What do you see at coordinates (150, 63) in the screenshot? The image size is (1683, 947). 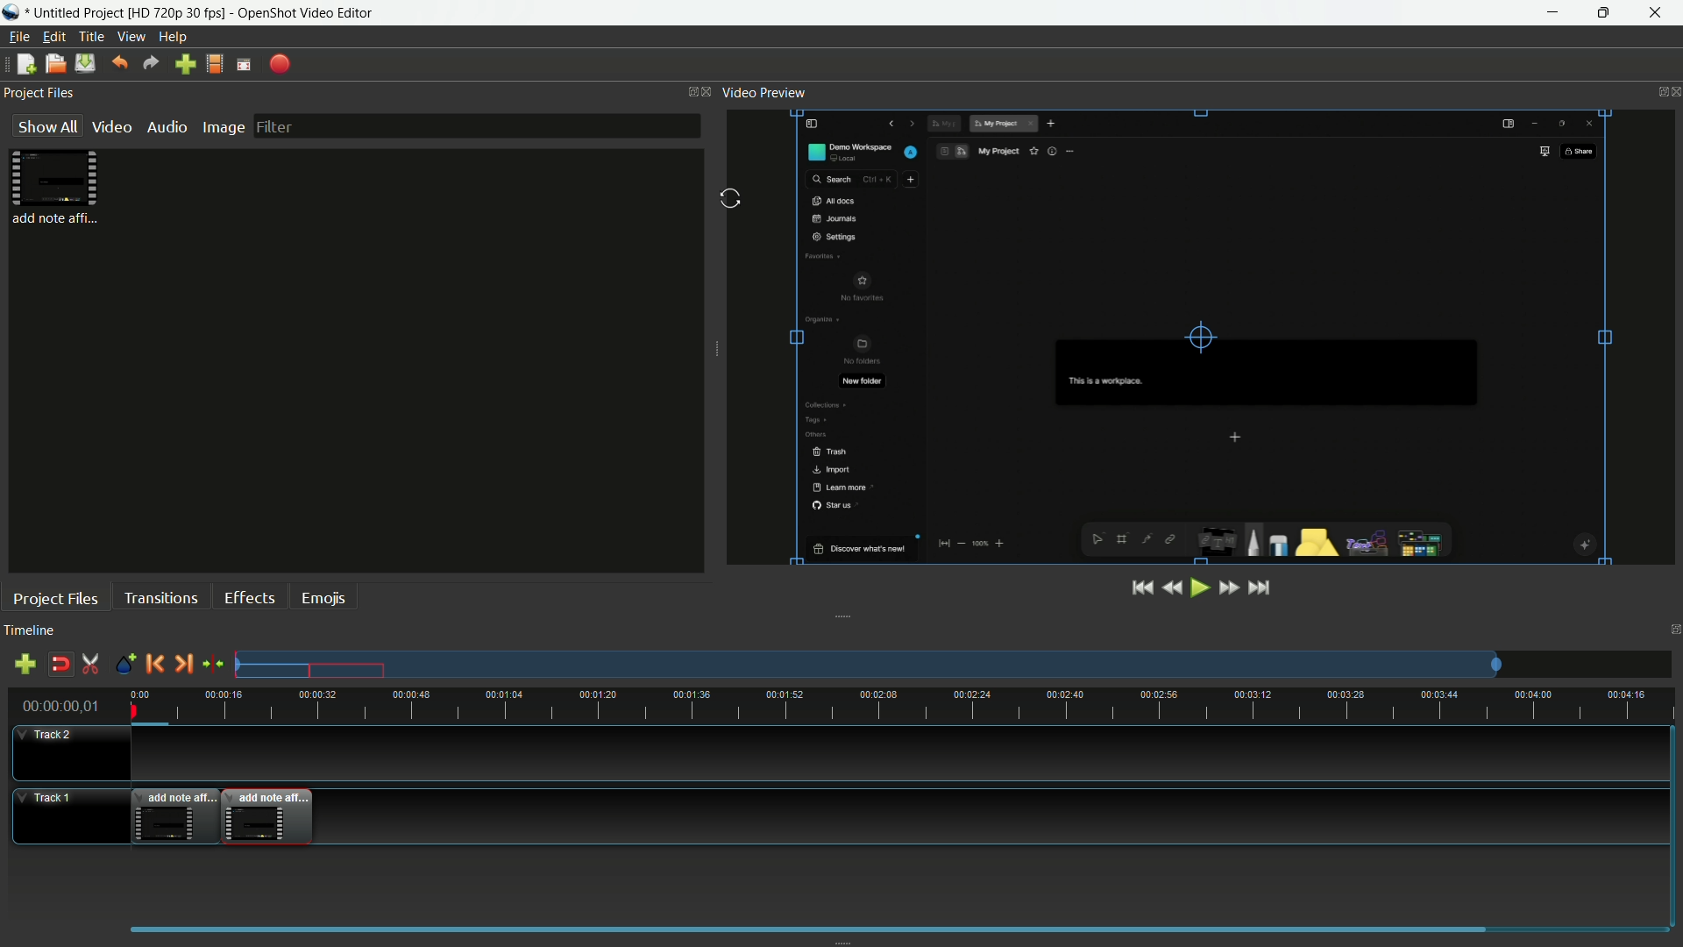 I see `redo` at bounding box center [150, 63].